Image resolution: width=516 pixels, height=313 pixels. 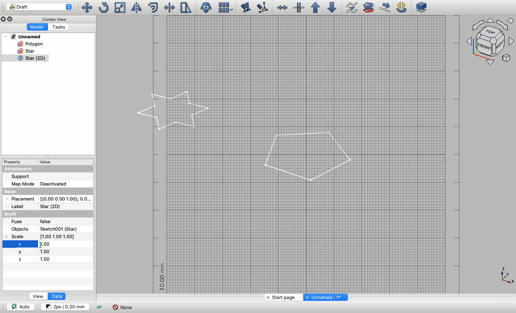 What do you see at coordinates (136, 8) in the screenshot?
I see `Mirror` at bounding box center [136, 8].